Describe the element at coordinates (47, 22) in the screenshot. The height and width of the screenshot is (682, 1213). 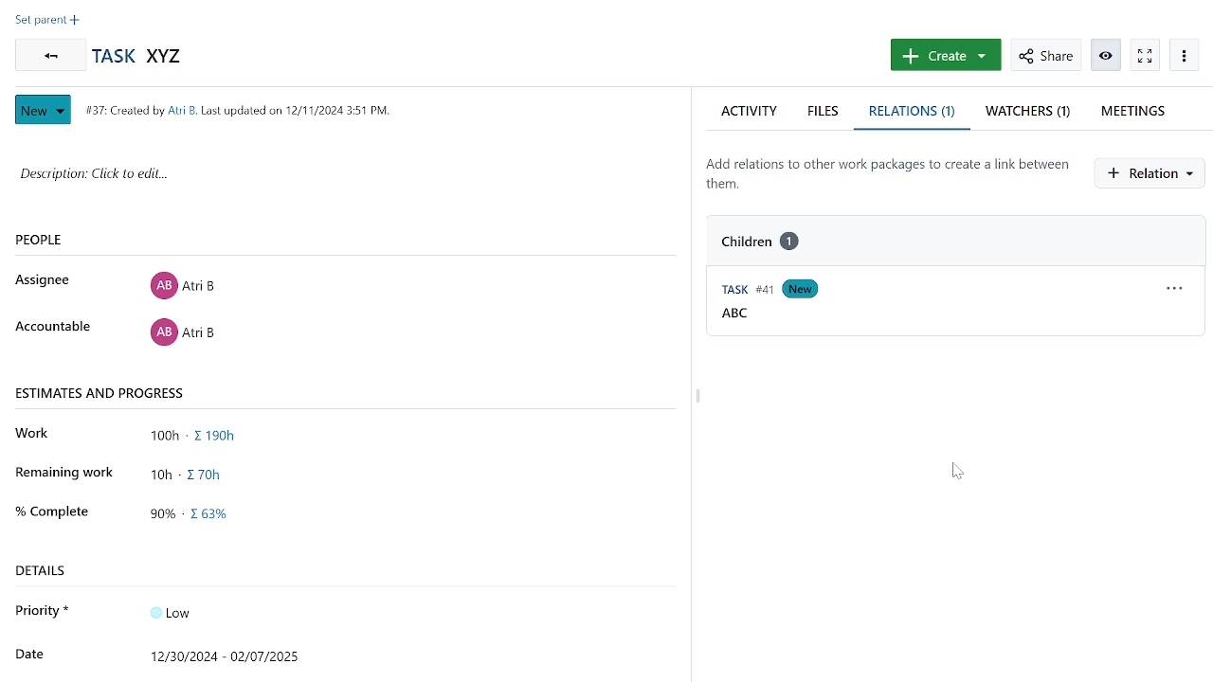
I see `set preset` at that location.